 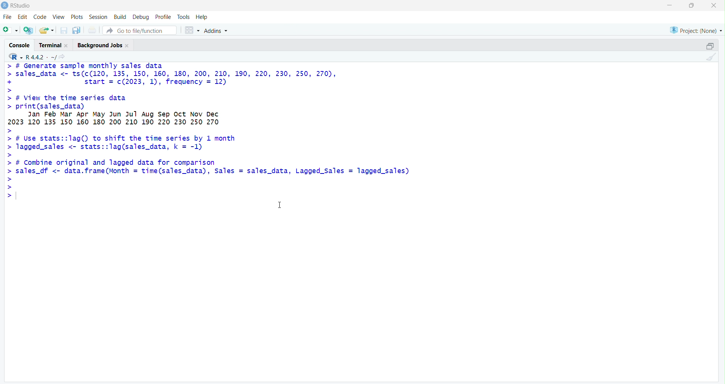 I want to click on background jobs, so click(x=105, y=46).